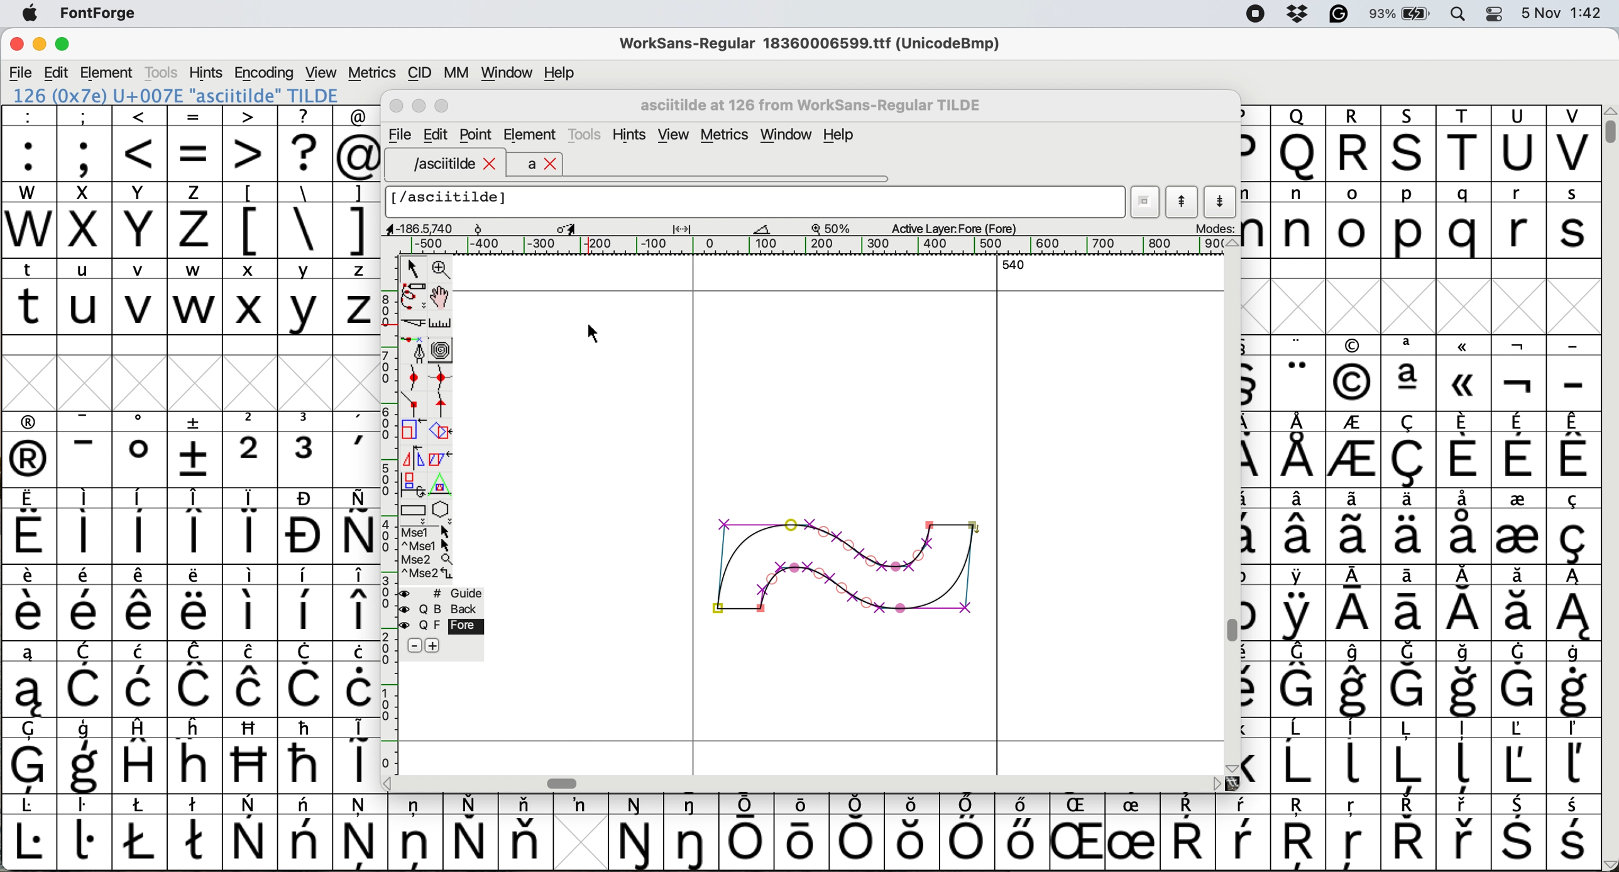 This screenshot has height=872, width=1619. Describe the element at coordinates (470, 832) in the screenshot. I see `symbol` at that location.